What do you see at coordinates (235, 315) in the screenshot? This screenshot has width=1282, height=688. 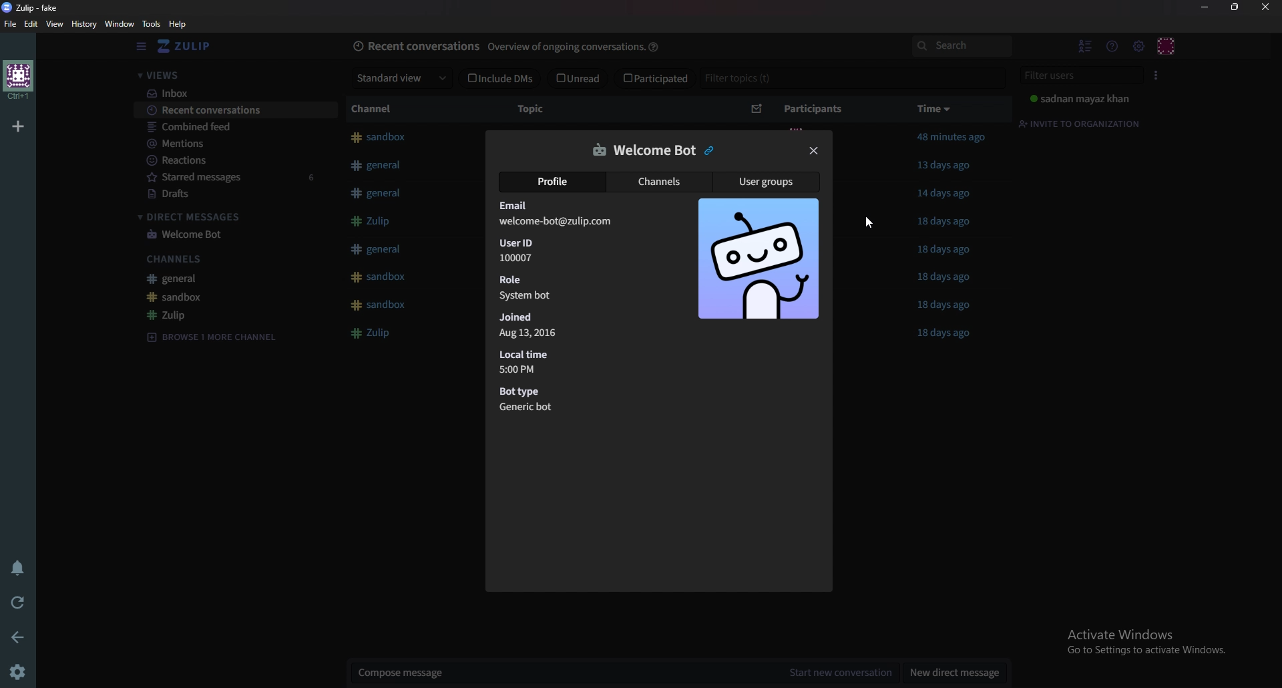 I see `zulip` at bounding box center [235, 315].